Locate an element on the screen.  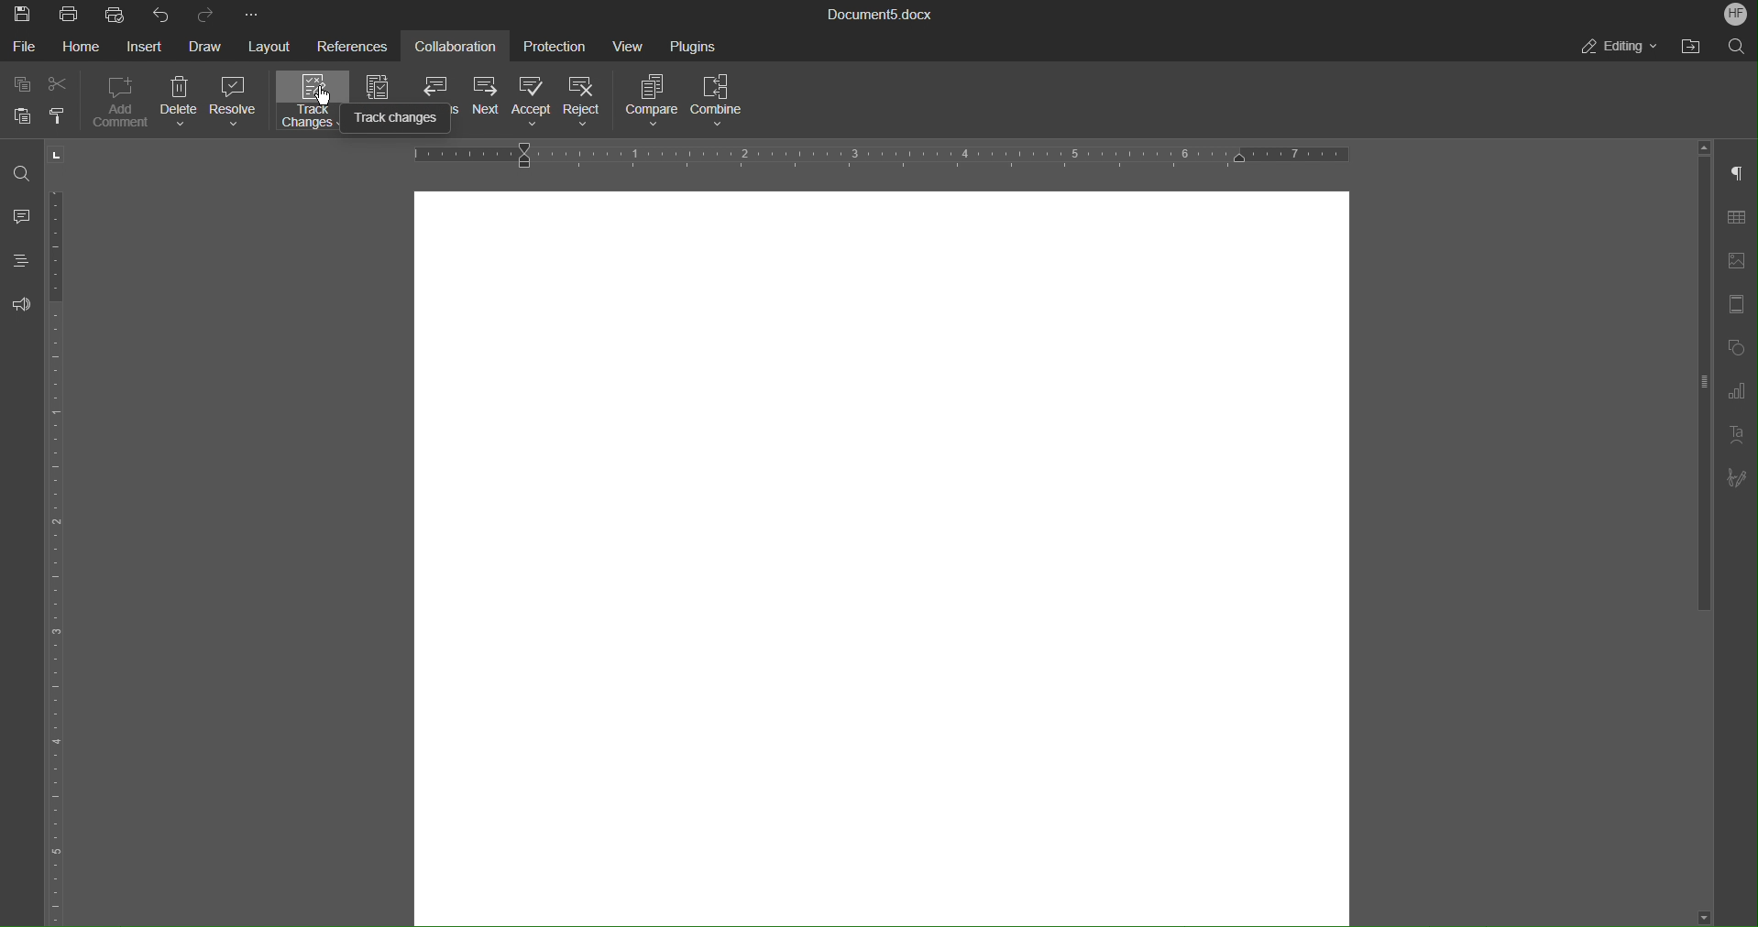
Layout is located at coordinates (279, 47).